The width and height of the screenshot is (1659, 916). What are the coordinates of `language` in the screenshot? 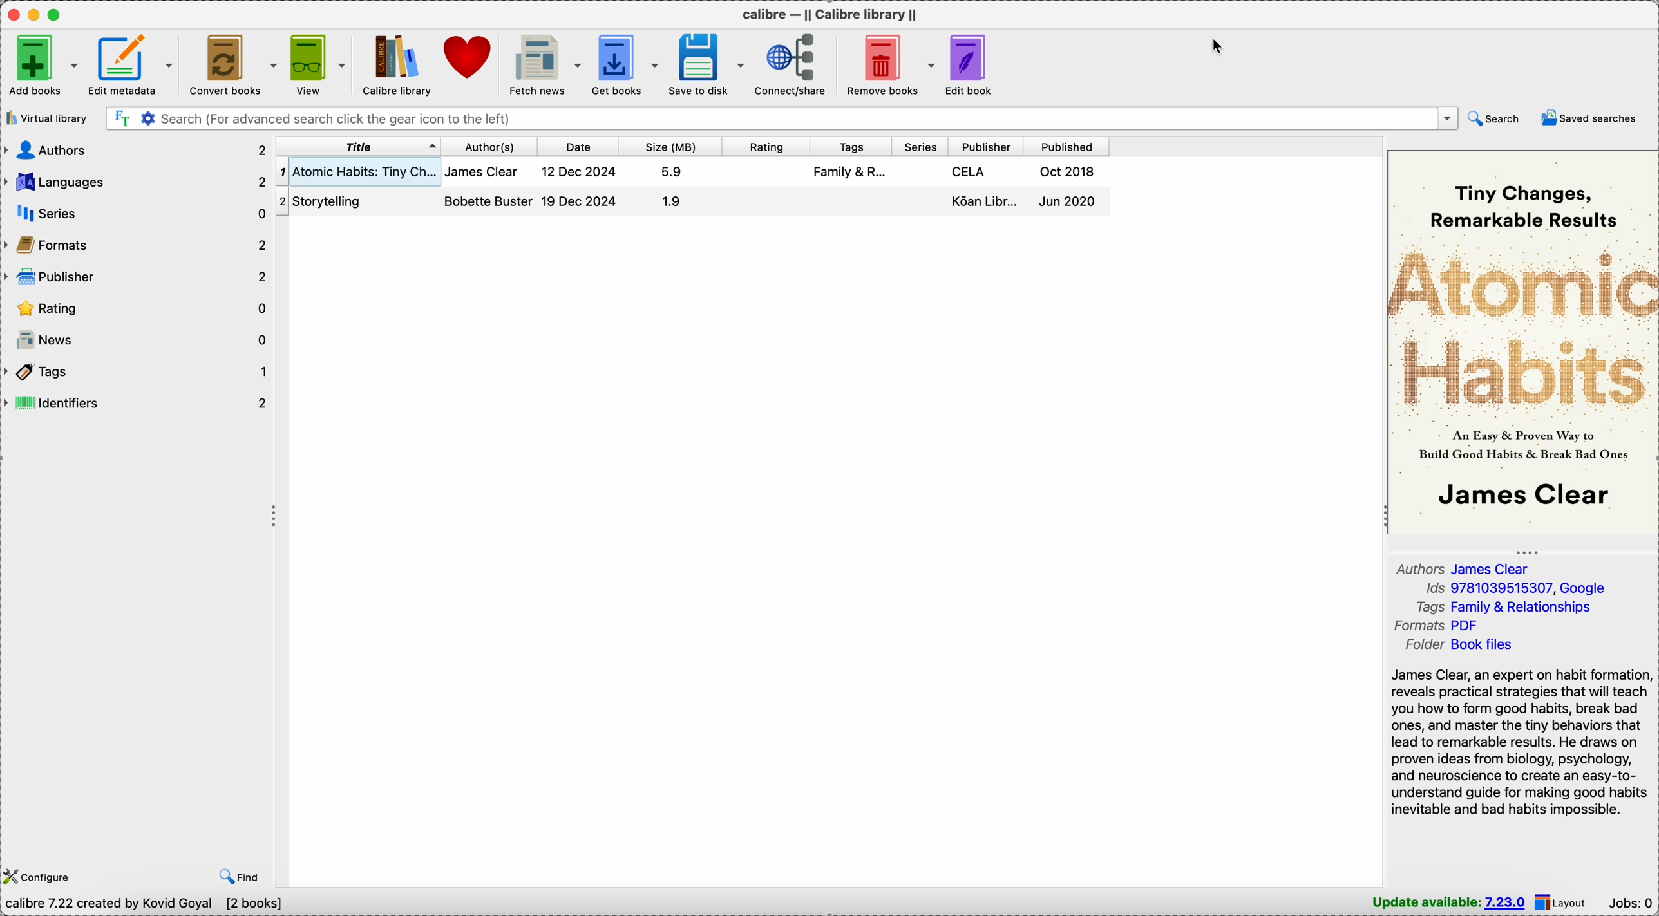 It's located at (137, 182).